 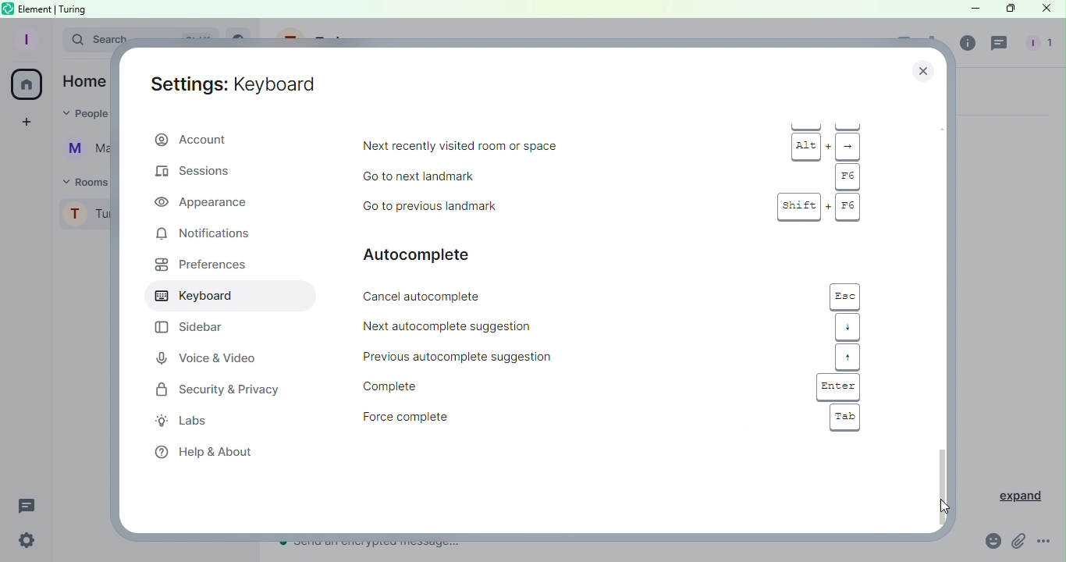 I want to click on Quick Settings, so click(x=27, y=542).